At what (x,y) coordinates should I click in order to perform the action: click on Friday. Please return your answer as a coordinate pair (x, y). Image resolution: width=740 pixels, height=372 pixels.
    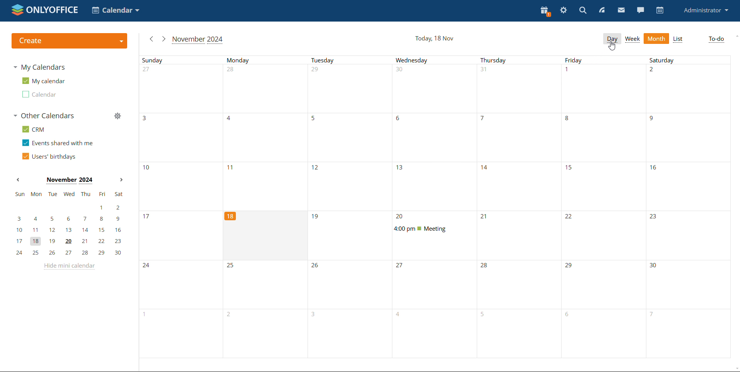
    Looking at the image, I should click on (605, 211).